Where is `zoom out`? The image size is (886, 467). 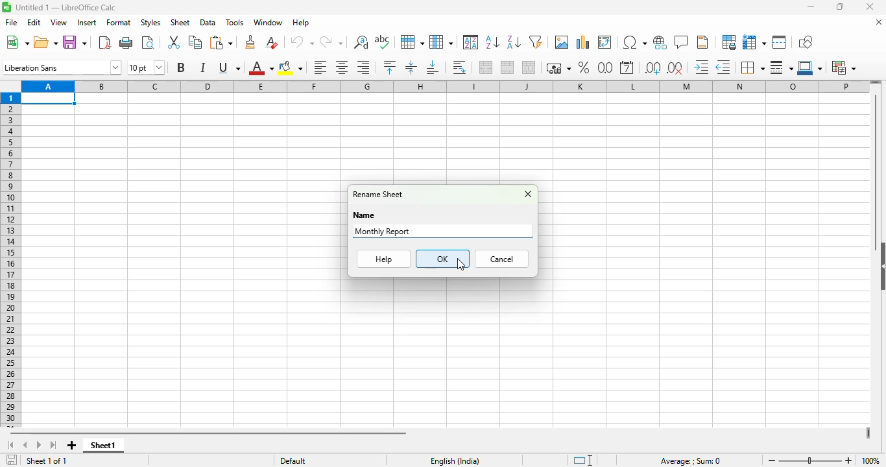
zoom out is located at coordinates (772, 461).